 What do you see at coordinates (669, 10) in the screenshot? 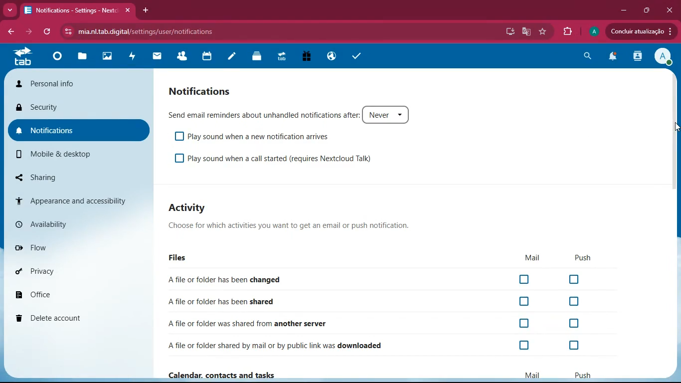
I see `Close` at bounding box center [669, 10].